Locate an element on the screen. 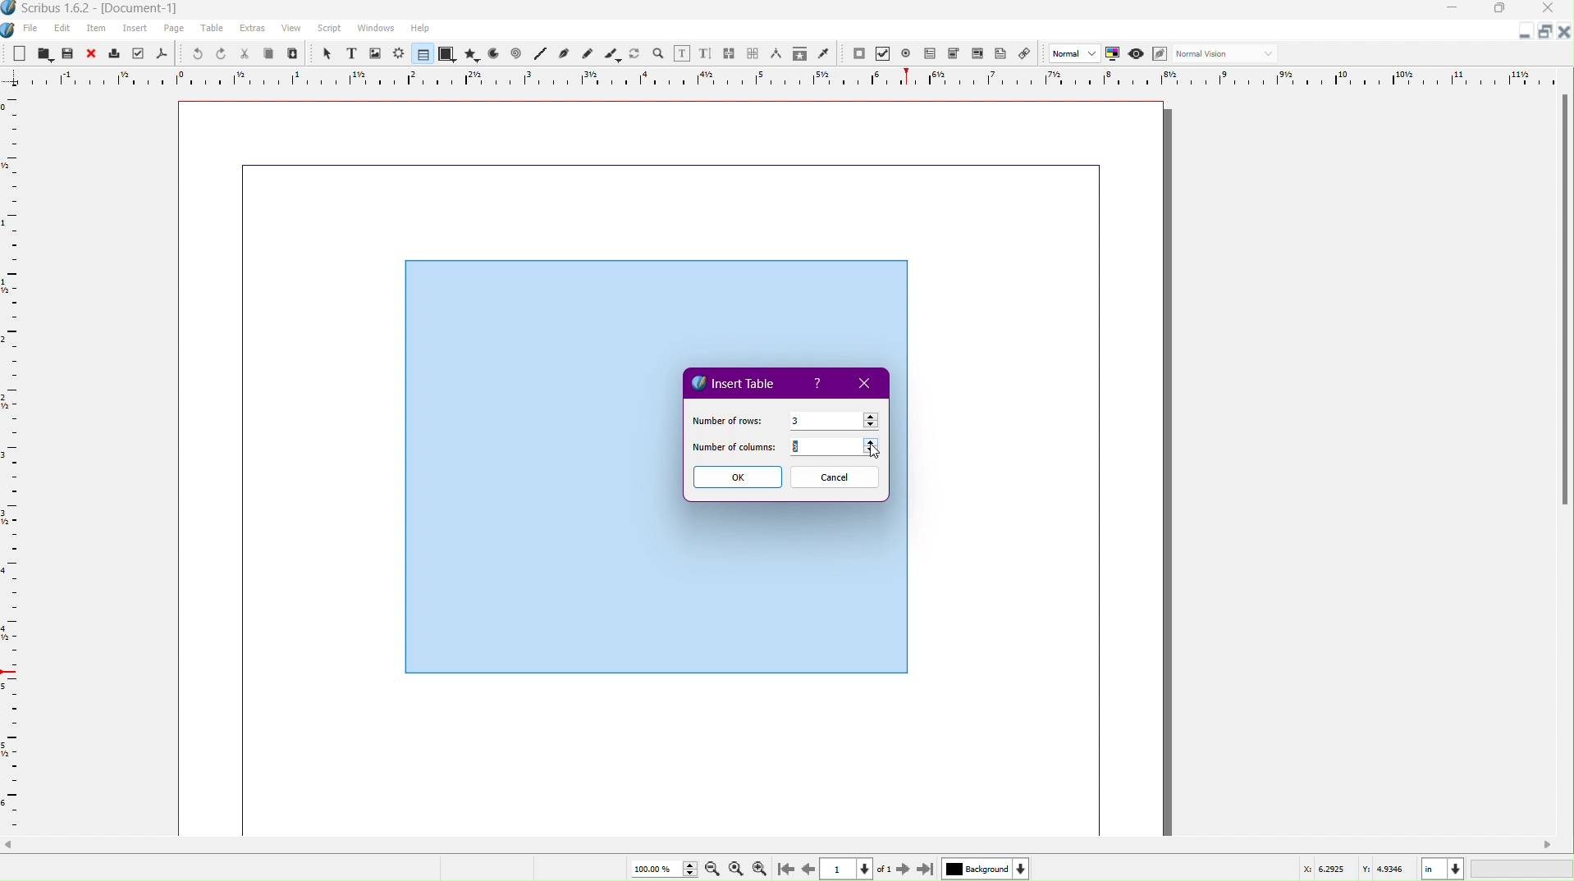 The width and height of the screenshot is (1574, 881). Next Page is located at coordinates (900, 868).